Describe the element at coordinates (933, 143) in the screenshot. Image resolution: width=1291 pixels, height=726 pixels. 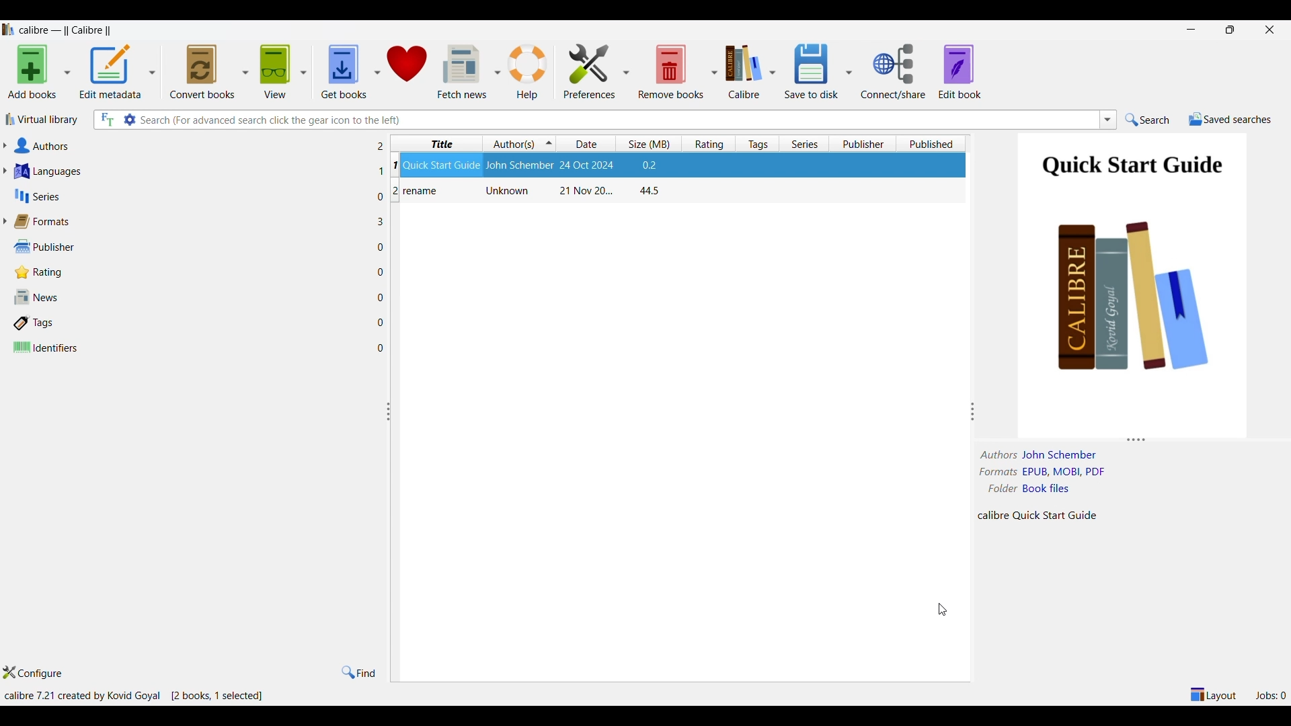
I see `Published column` at that location.